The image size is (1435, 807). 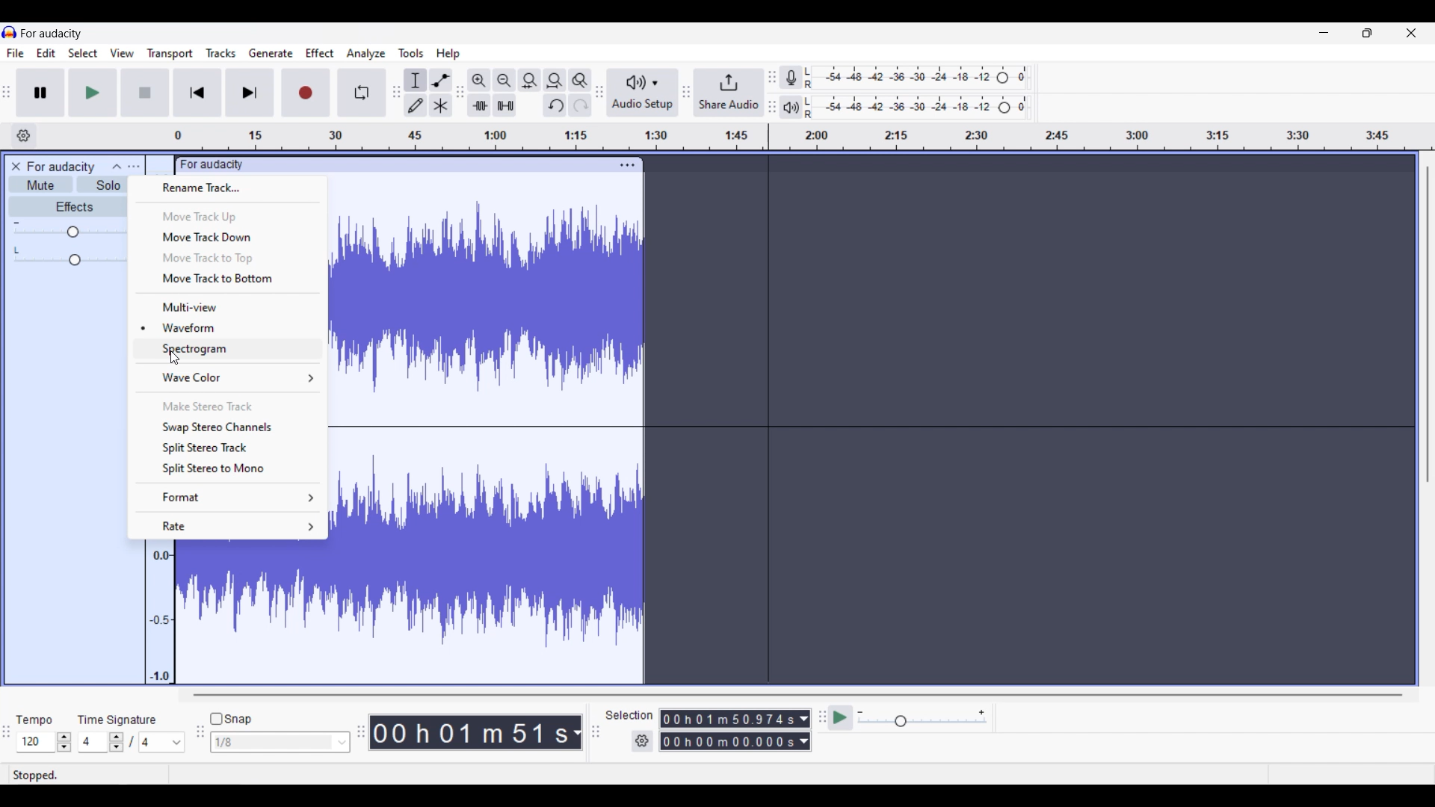 What do you see at coordinates (228, 496) in the screenshot?
I see `Format options ` at bounding box center [228, 496].